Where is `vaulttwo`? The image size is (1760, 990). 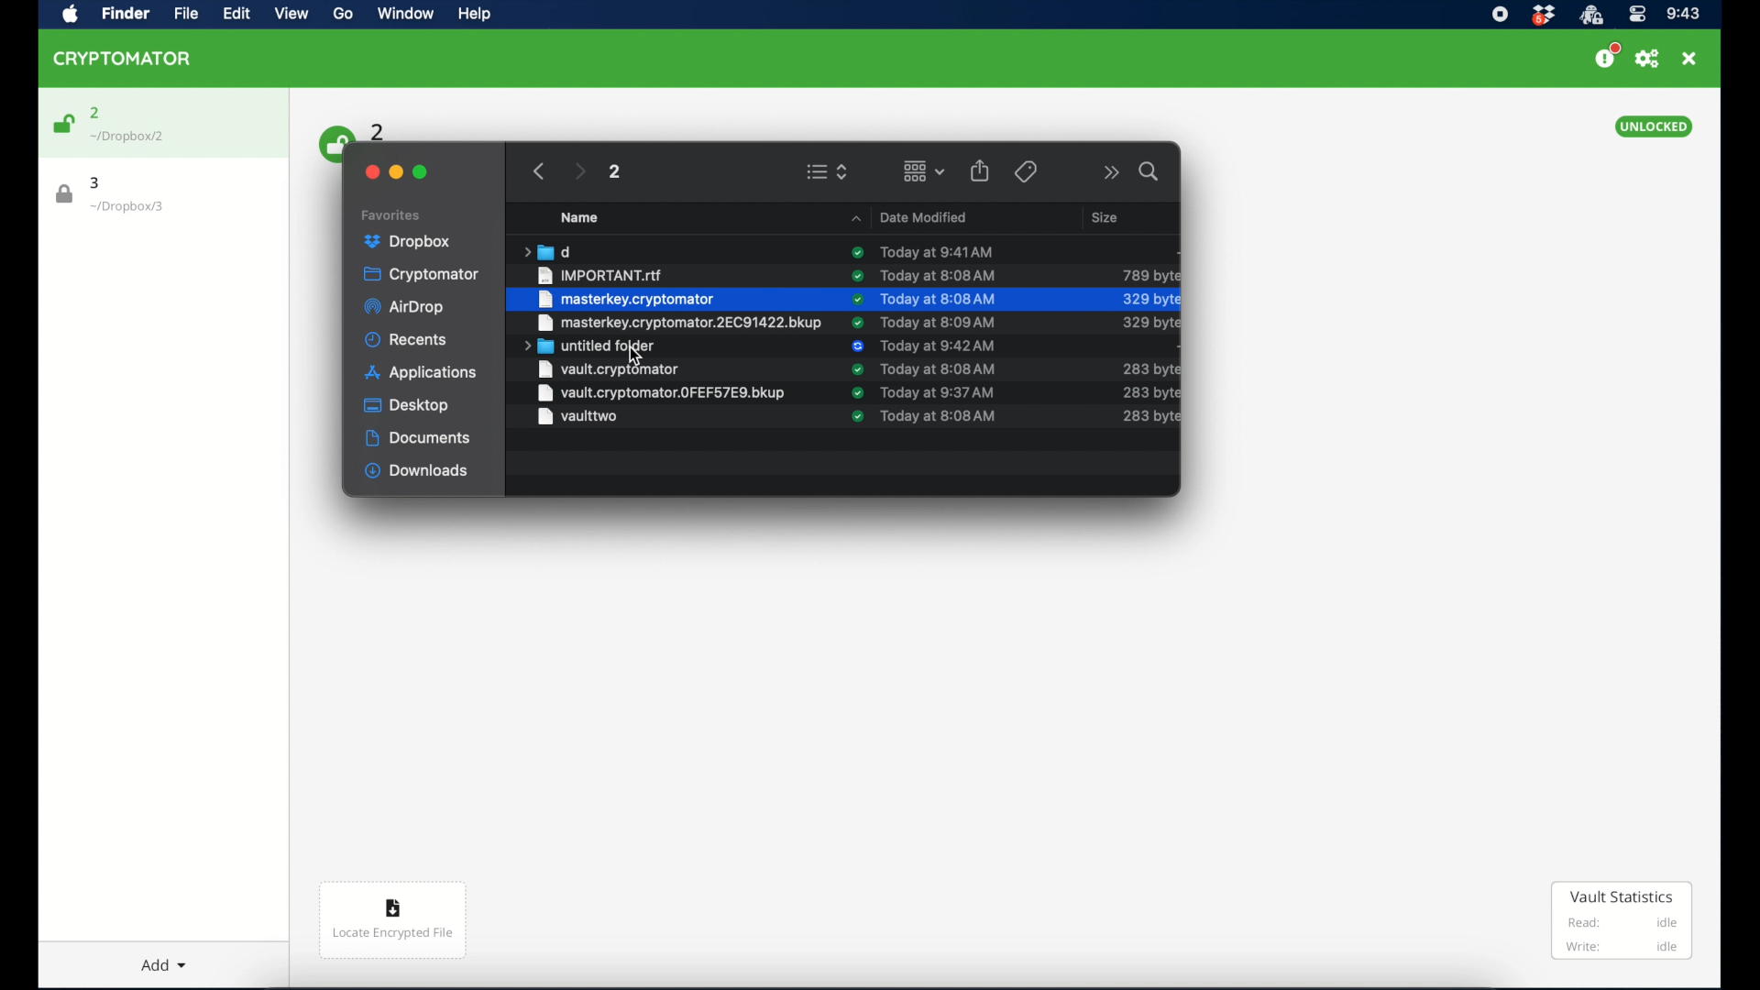 vaulttwo is located at coordinates (576, 420).